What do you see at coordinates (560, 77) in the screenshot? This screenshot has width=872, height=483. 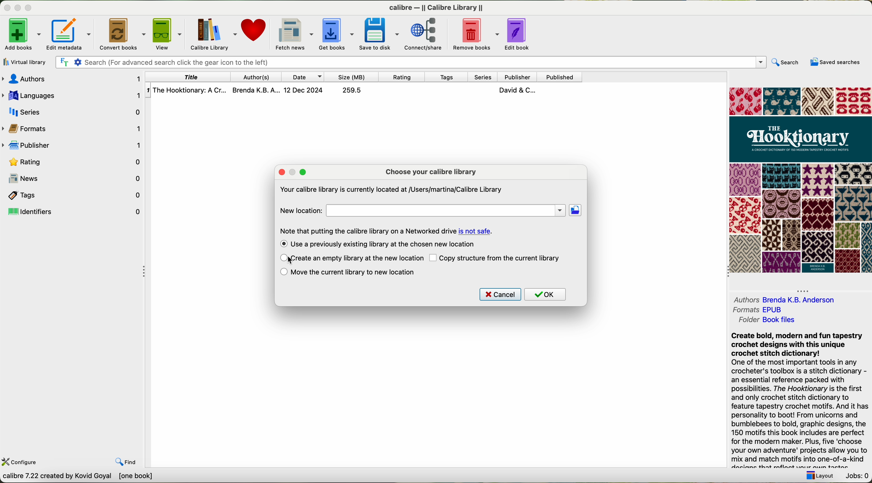 I see `published` at bounding box center [560, 77].